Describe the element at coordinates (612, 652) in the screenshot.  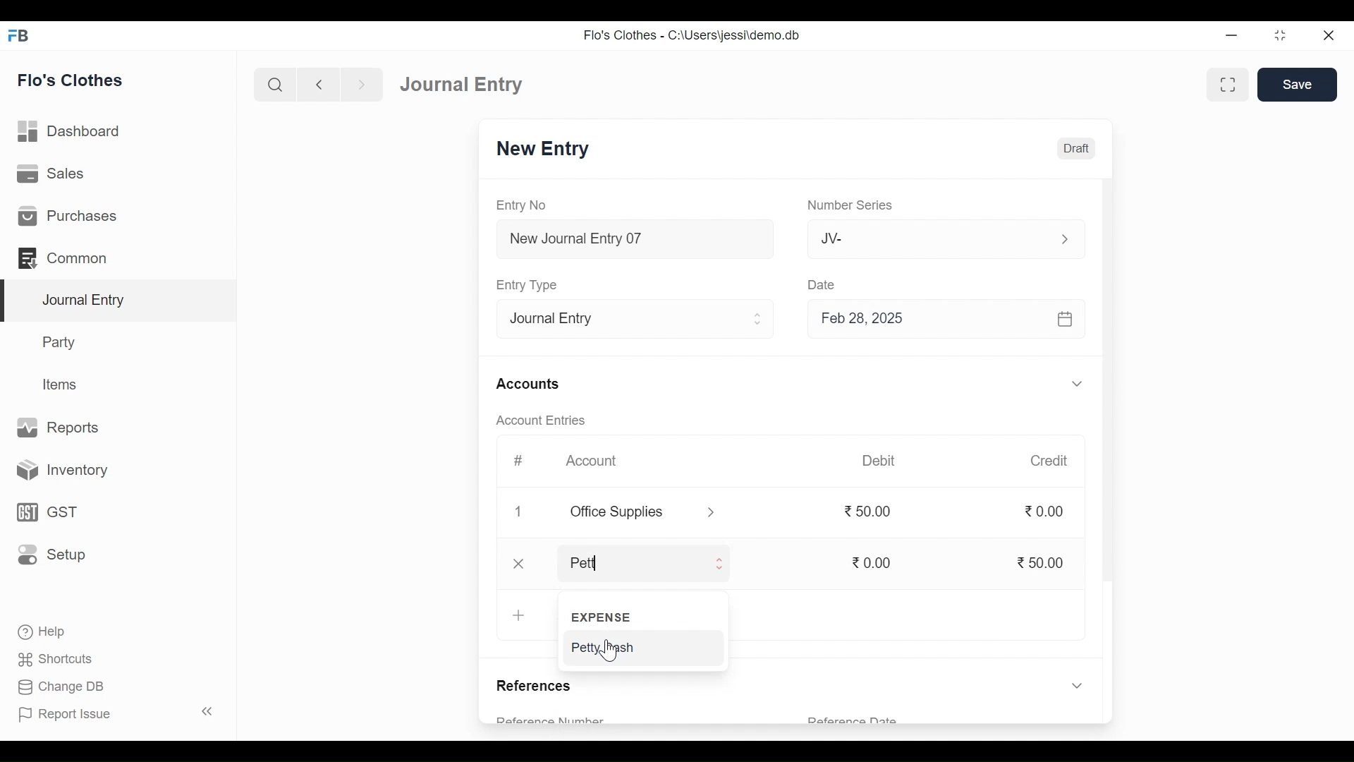
I see `Cursor` at that location.